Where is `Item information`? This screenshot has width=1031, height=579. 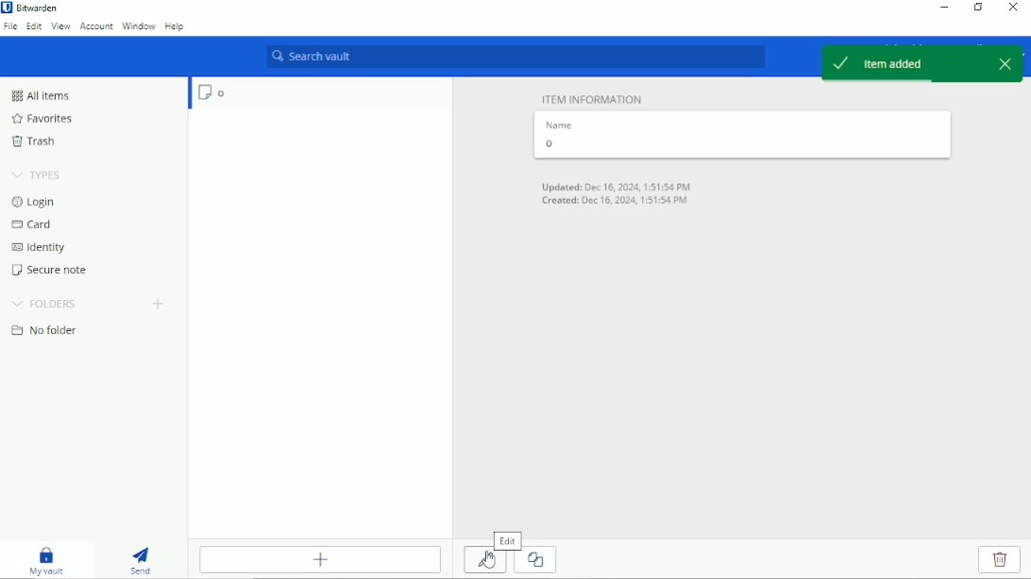
Item information is located at coordinates (592, 97).